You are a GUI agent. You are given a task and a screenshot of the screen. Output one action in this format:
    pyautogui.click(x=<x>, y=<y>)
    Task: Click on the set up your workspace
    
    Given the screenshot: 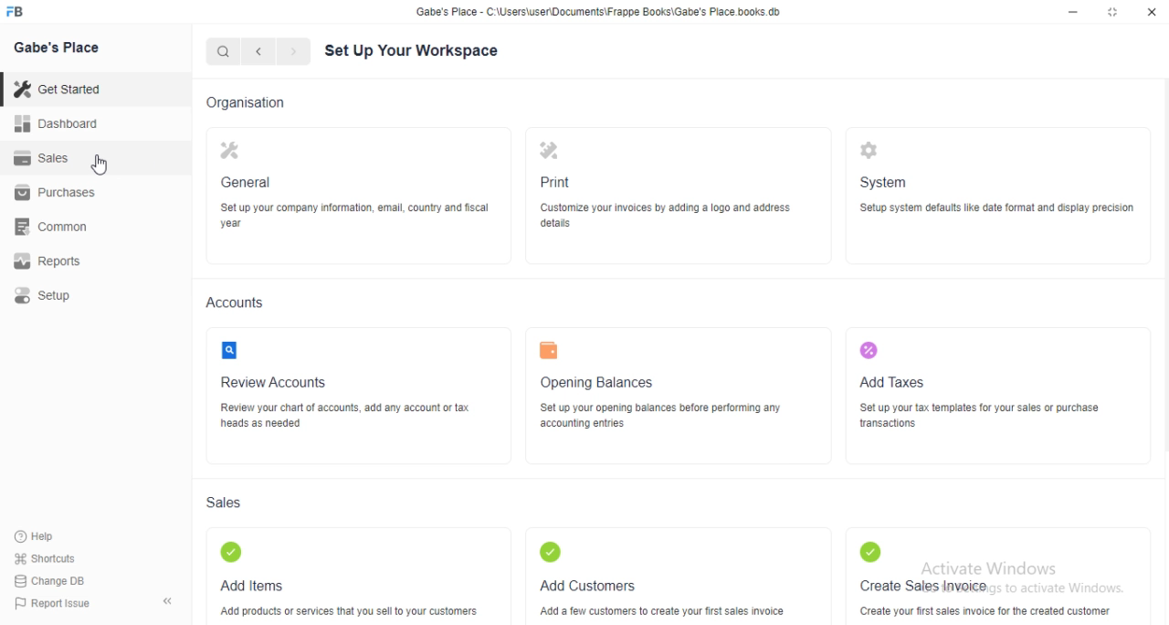 What is the action you would take?
    pyautogui.click(x=412, y=50)
    